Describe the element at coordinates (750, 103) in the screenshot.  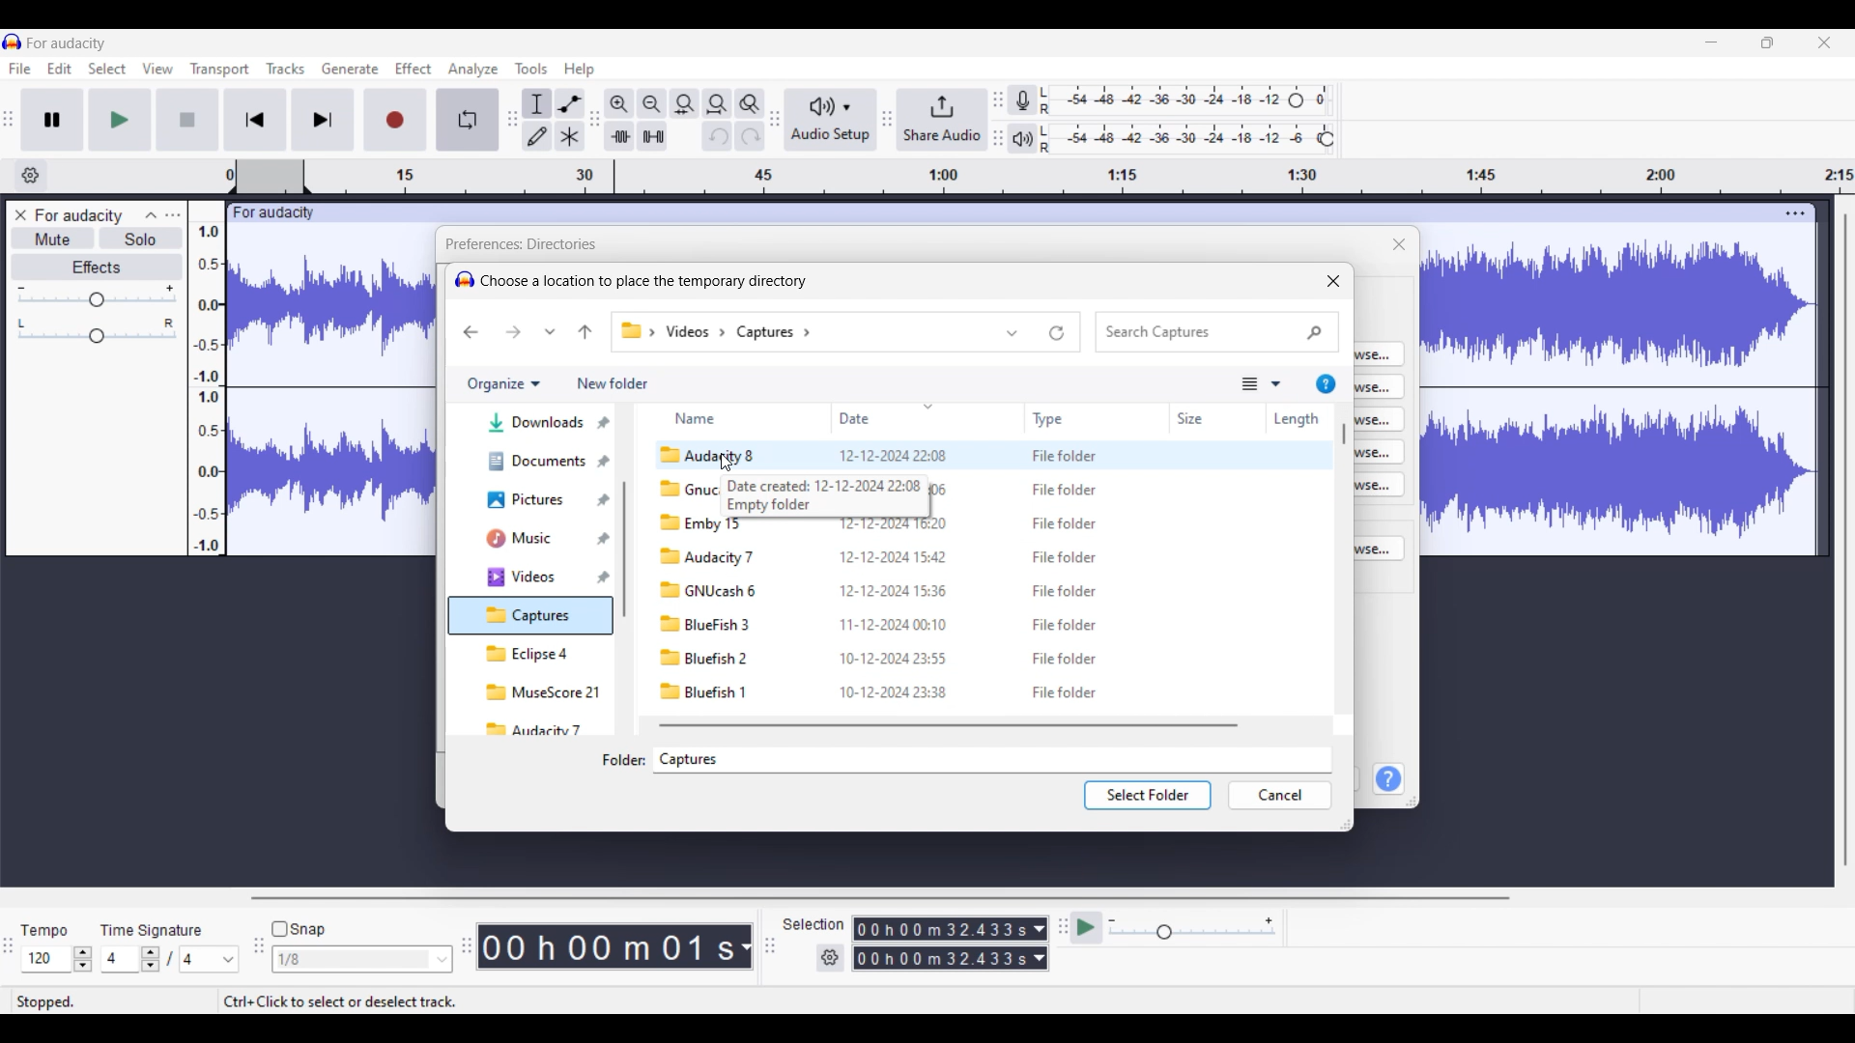
I see `Zoom toggle` at that location.